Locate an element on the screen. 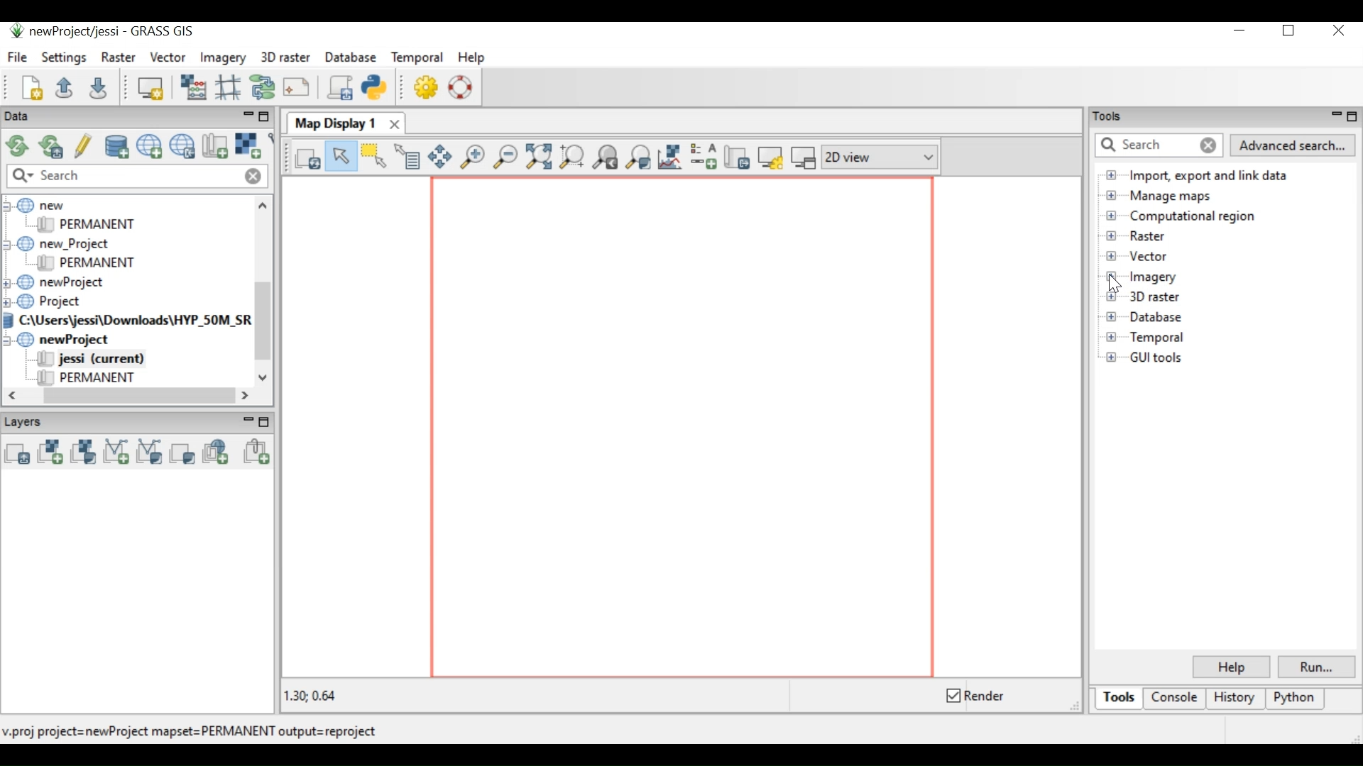 This screenshot has width=1363, height=766. Import raster data is located at coordinates (249, 147).